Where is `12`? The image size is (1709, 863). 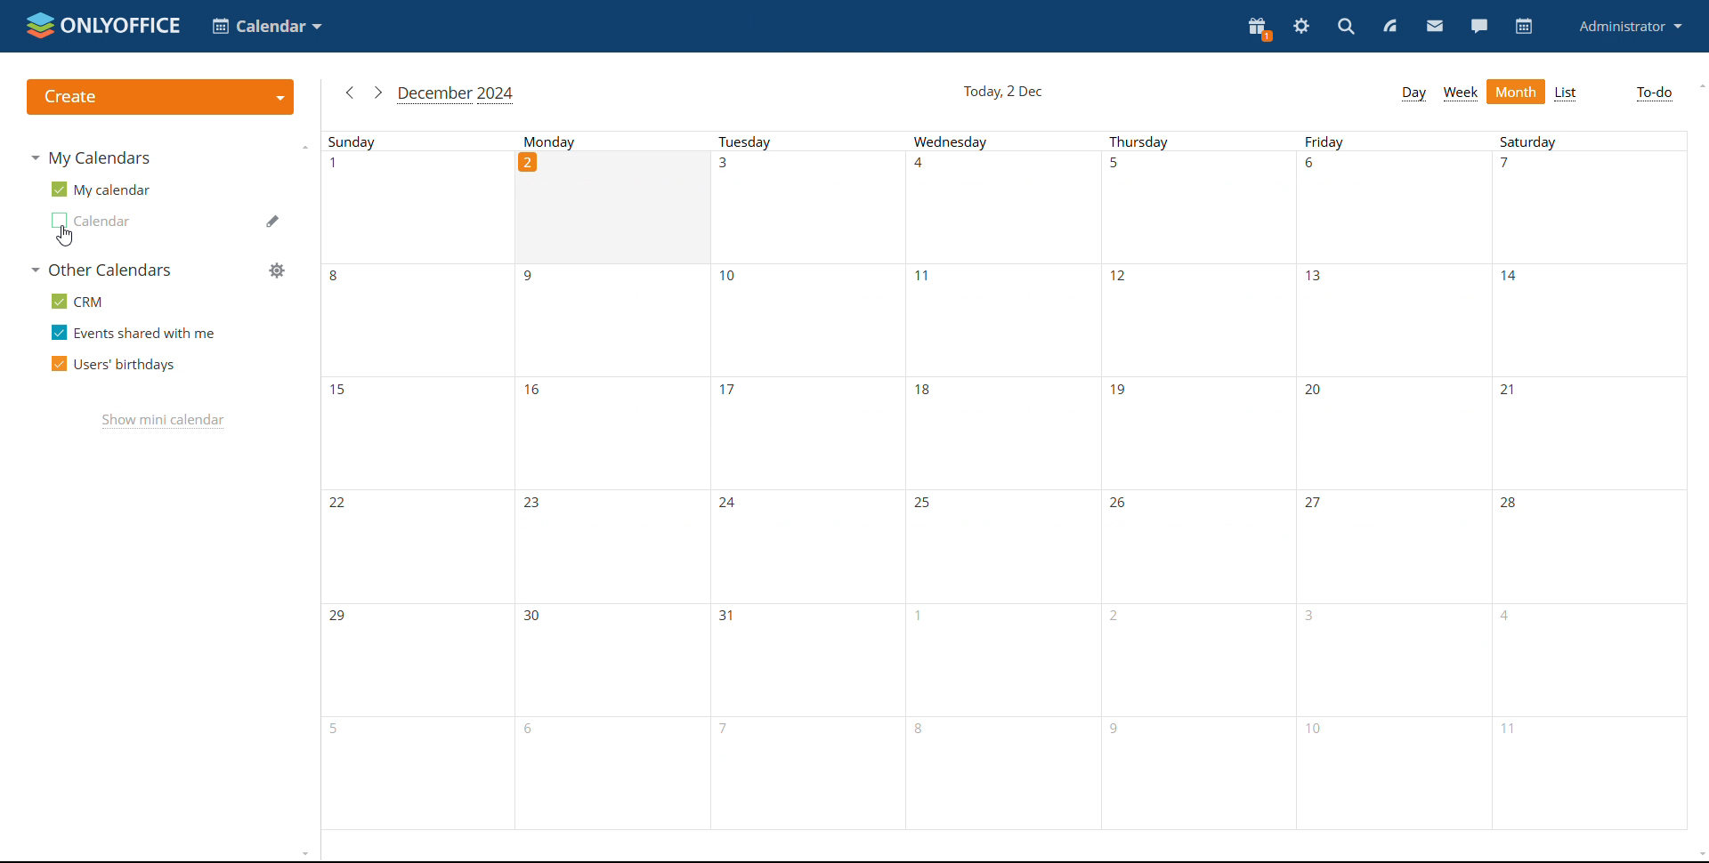 12 is located at coordinates (1202, 324).